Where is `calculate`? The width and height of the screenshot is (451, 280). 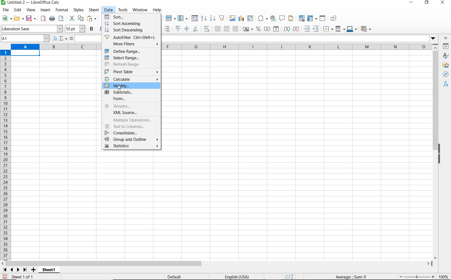
calculate is located at coordinates (131, 79).